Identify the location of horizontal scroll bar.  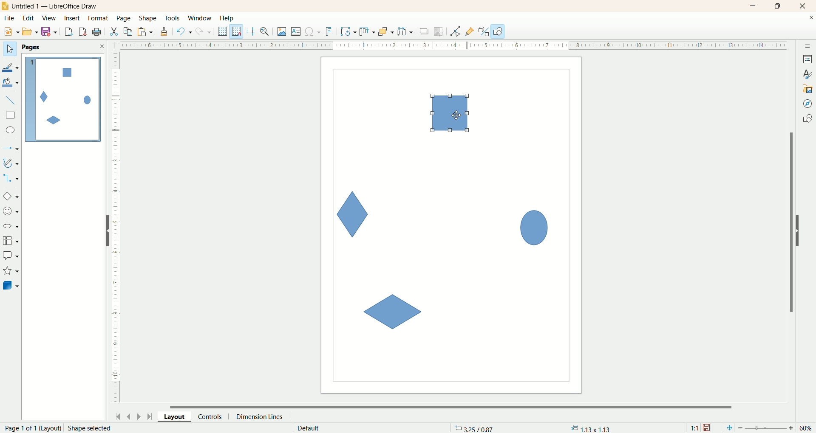
(456, 406).